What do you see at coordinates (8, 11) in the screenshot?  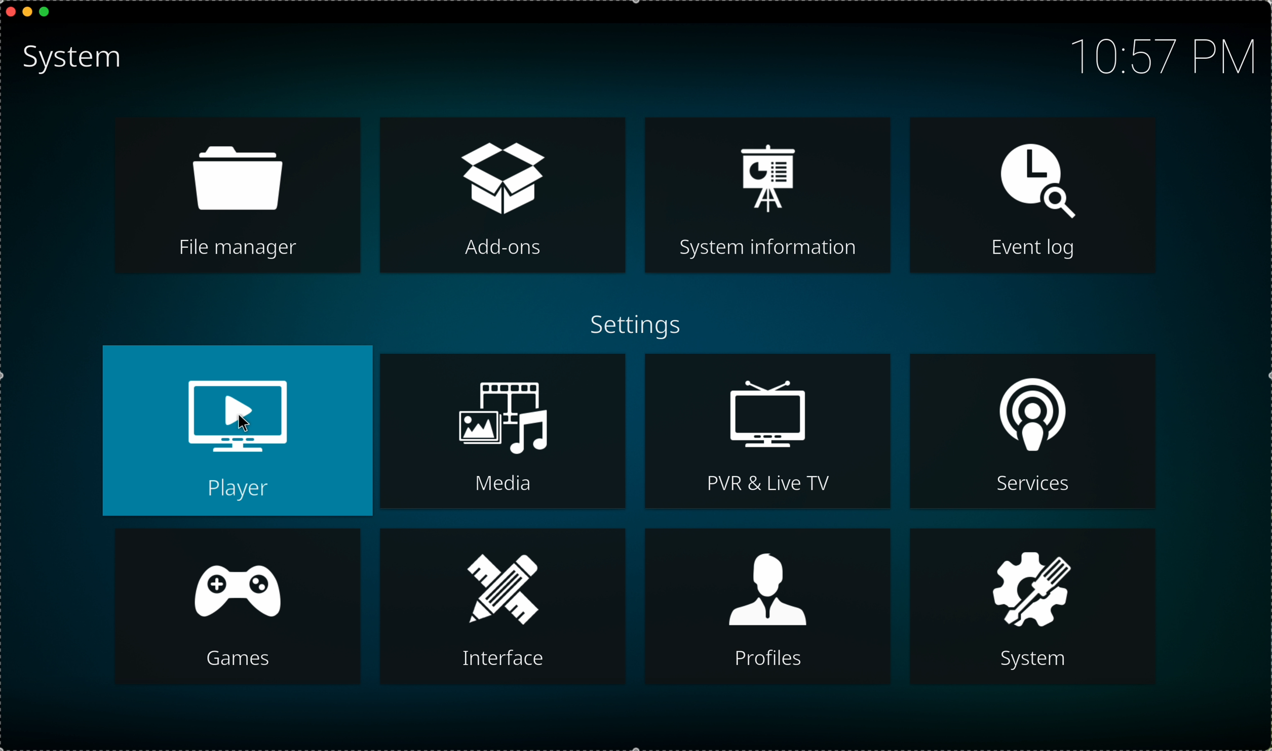 I see `close ` at bounding box center [8, 11].